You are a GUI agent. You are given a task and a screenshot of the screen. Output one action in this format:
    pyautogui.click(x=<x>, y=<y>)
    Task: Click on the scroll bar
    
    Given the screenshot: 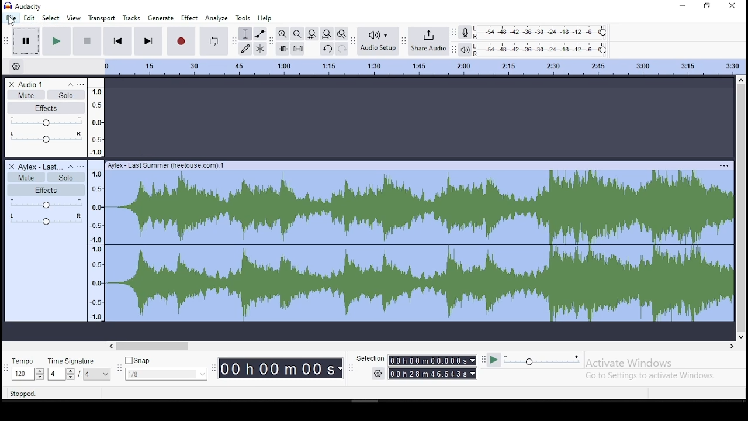 What is the action you would take?
    pyautogui.click(x=428, y=345)
    